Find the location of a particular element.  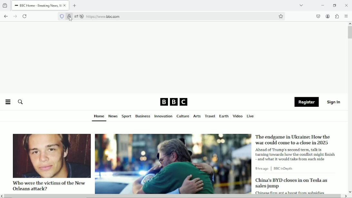

Ahead of Trump's second term, talk is turning towards how the conflict might finish and what it would take from each side is located at coordinates (296, 154).